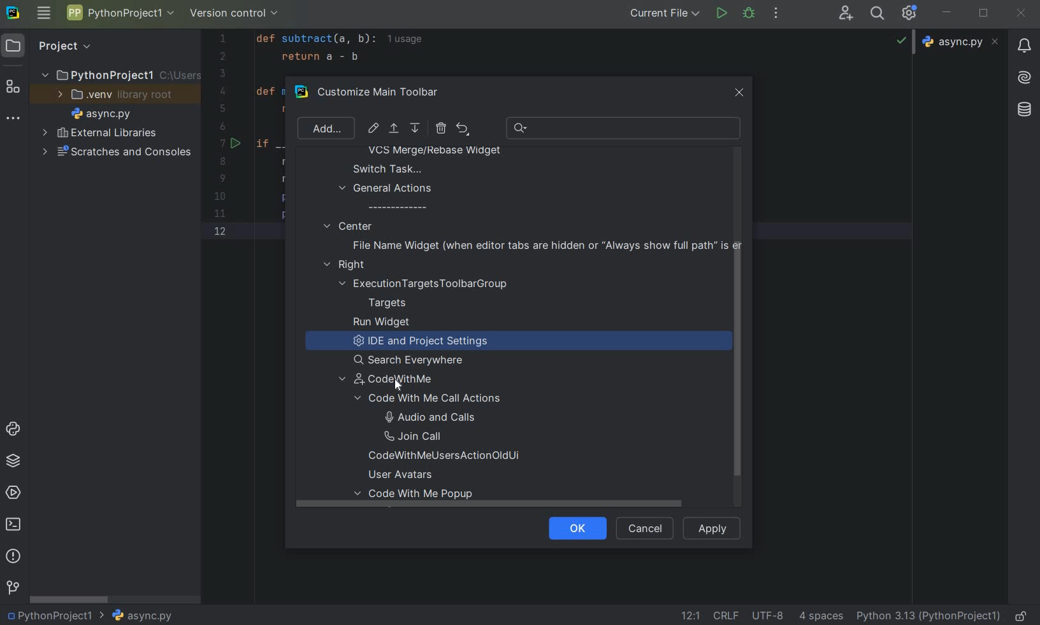 This screenshot has width=1040, height=625. I want to click on RECENT SEARCH, so click(625, 128).